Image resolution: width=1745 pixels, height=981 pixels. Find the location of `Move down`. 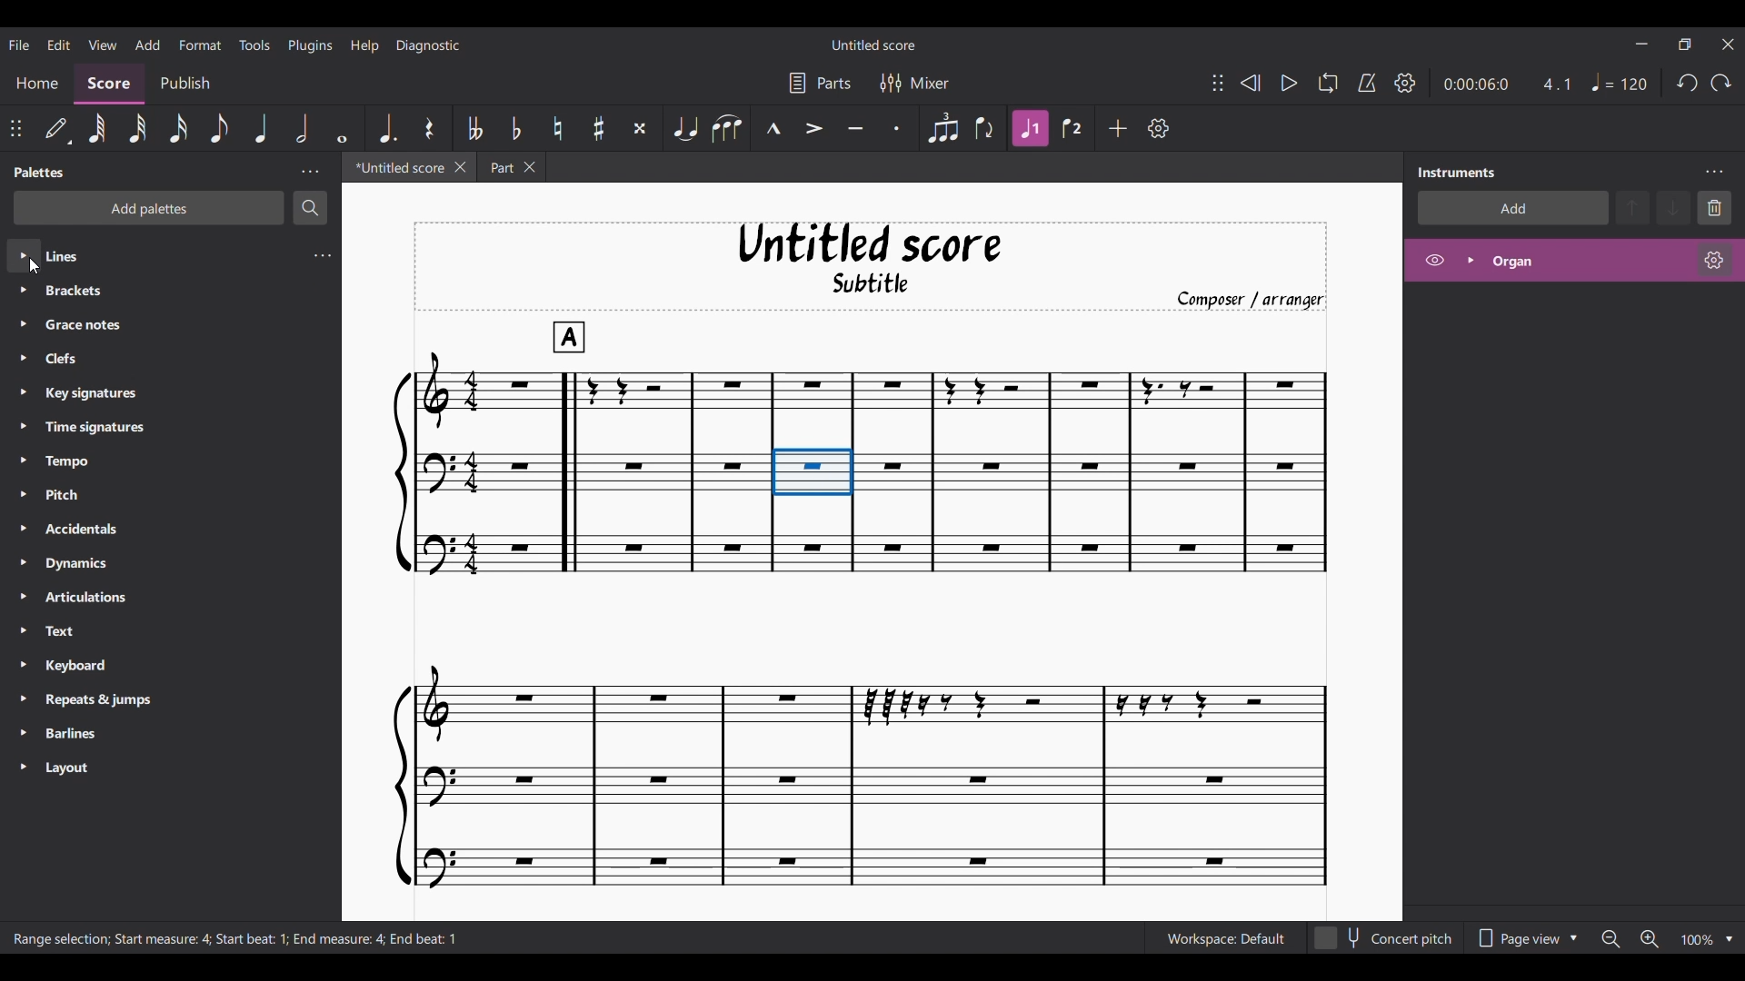

Move down is located at coordinates (1672, 208).